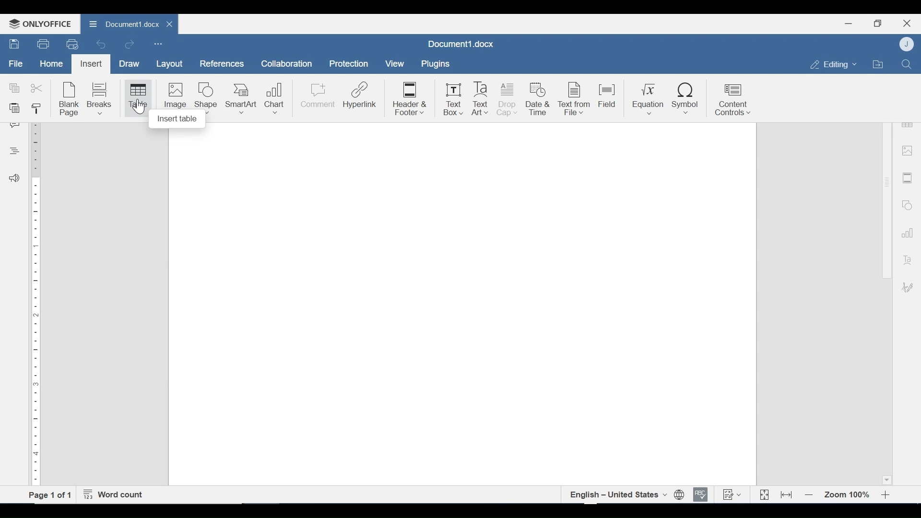 Image resolution: width=921 pixels, height=518 pixels. What do you see at coordinates (453, 100) in the screenshot?
I see `Text Box` at bounding box center [453, 100].